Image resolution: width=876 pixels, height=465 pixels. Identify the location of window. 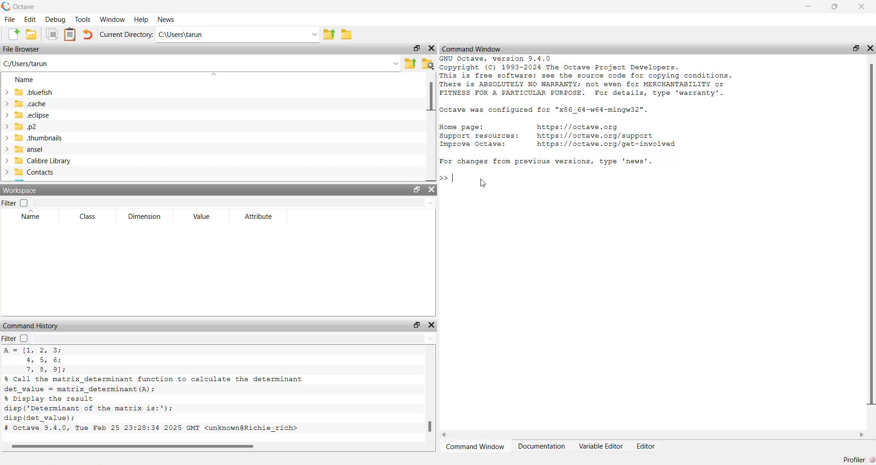
(113, 19).